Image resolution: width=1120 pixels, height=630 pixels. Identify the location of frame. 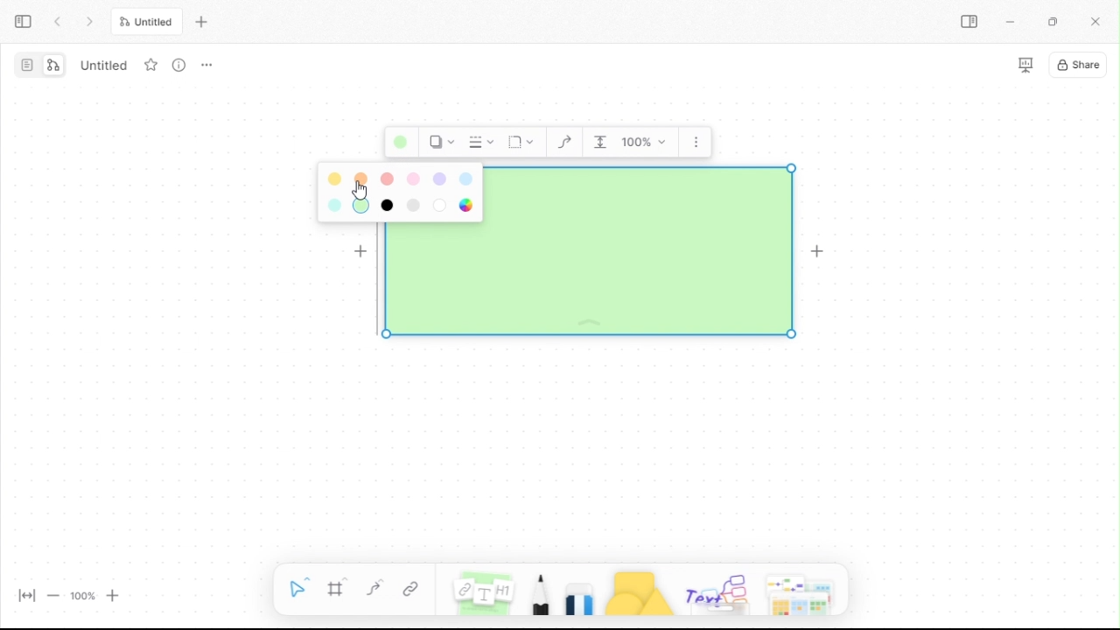
(336, 591).